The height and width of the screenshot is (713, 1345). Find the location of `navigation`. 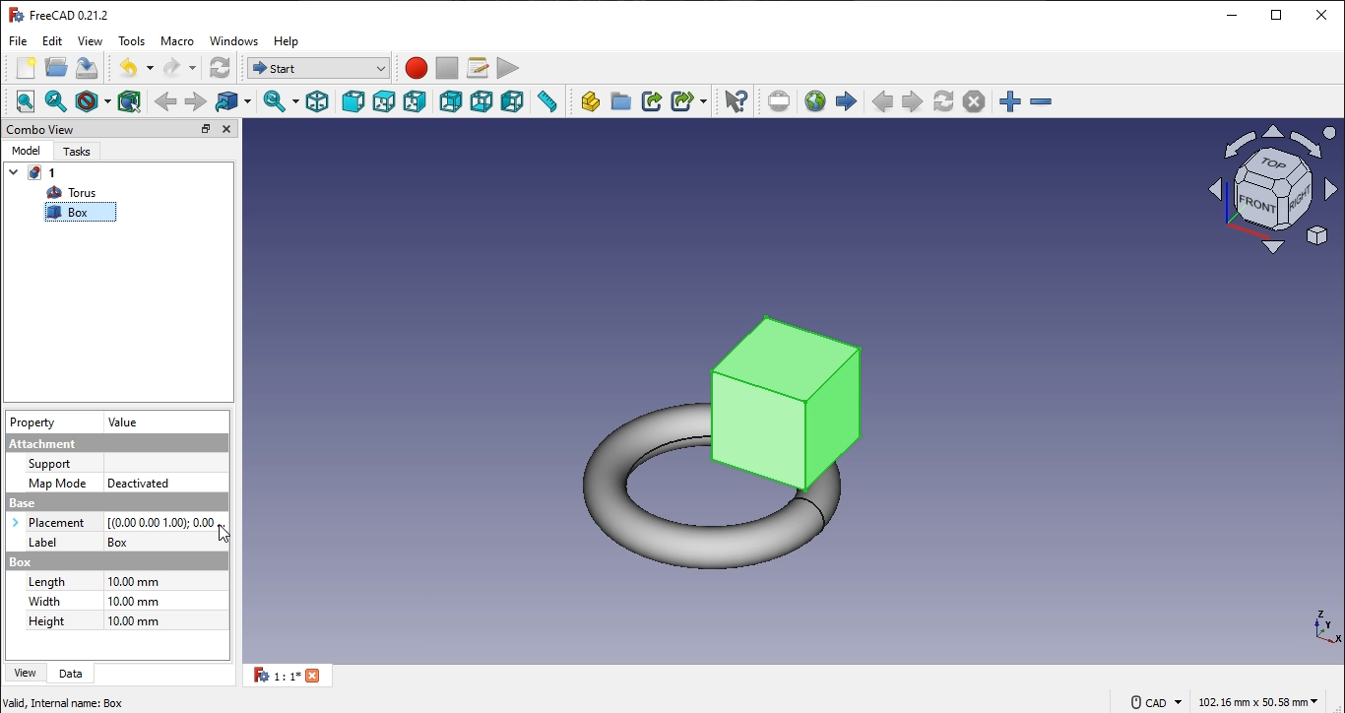

navigation is located at coordinates (227, 534).